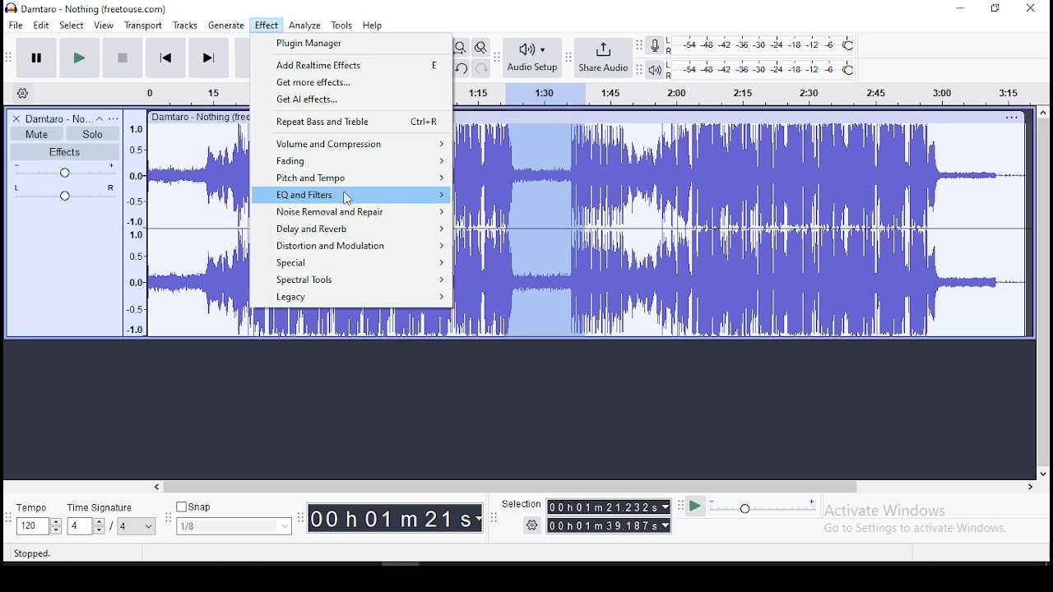  I want to click on 00 h 01 m 39.187s, so click(603, 525).